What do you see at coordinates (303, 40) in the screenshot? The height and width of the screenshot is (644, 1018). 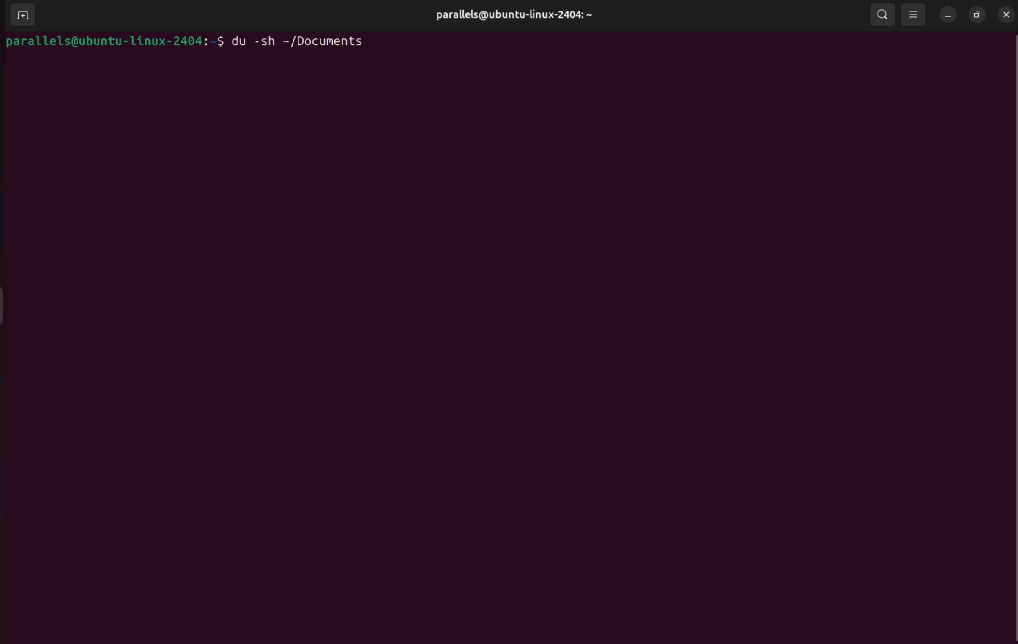 I see `du -sh ~/Documents` at bounding box center [303, 40].